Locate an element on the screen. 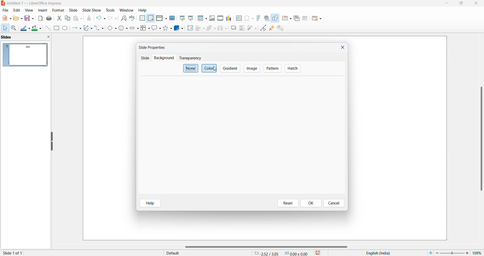  cursor is located at coordinates (216, 70).